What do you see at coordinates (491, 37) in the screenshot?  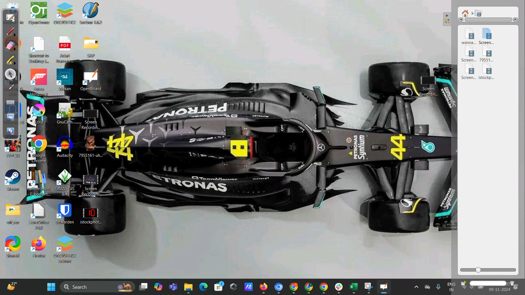 I see `video 2` at bounding box center [491, 37].